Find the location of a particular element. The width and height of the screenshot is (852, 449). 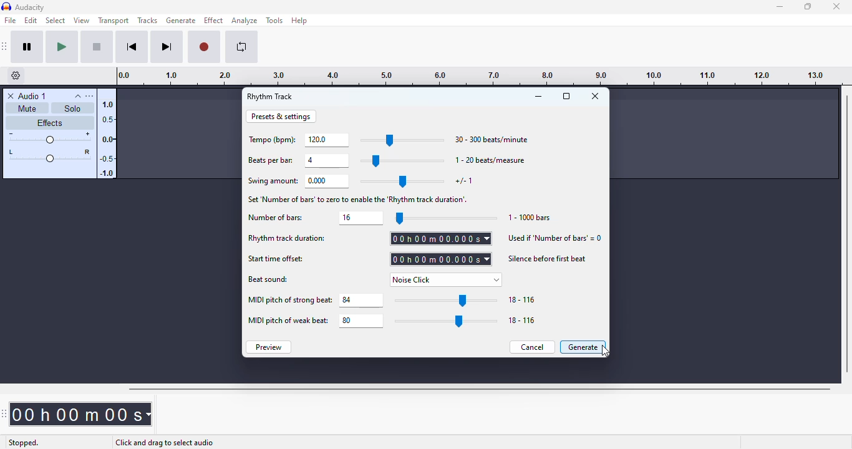

swing amount is located at coordinates (273, 181).